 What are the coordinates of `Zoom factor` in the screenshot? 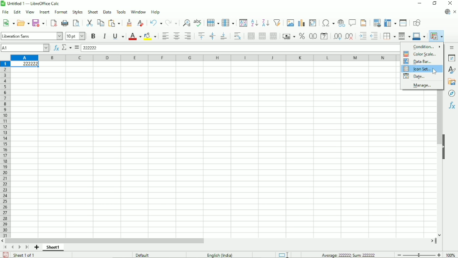 It's located at (450, 255).